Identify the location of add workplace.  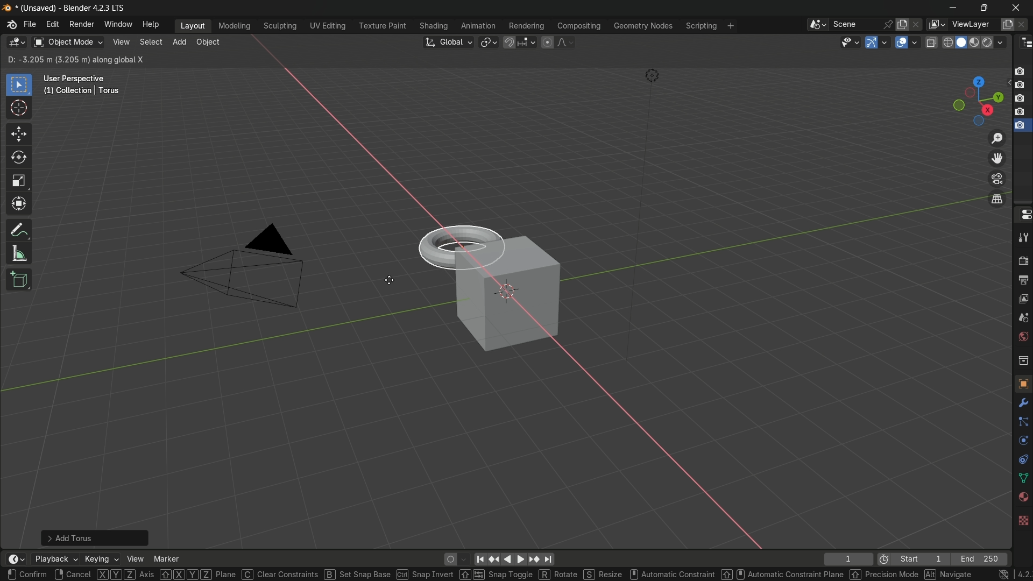
(731, 26).